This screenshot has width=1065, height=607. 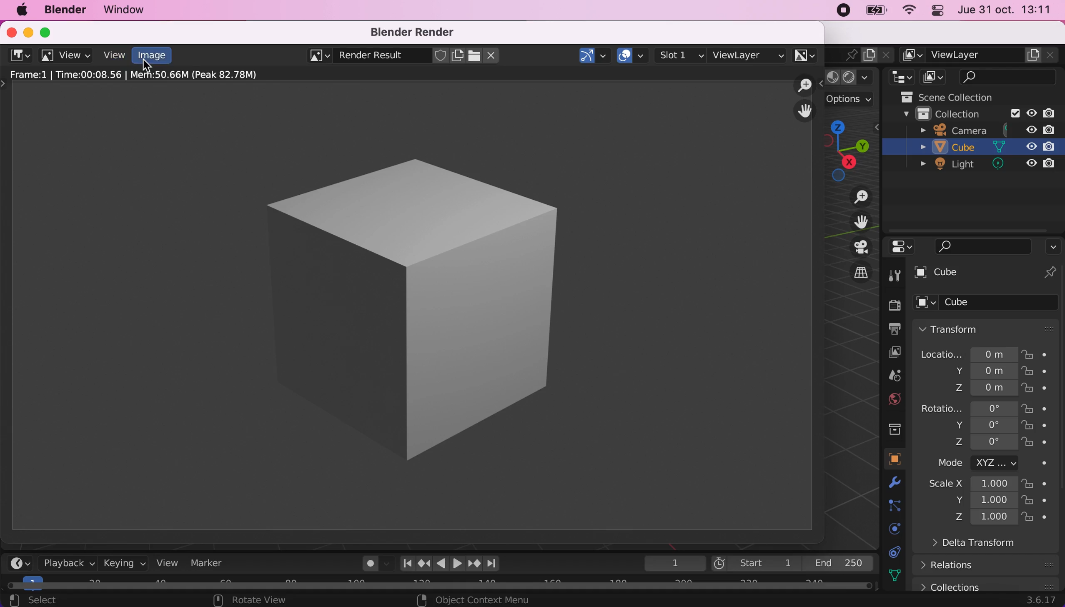 I want to click on render result, so click(x=371, y=57).